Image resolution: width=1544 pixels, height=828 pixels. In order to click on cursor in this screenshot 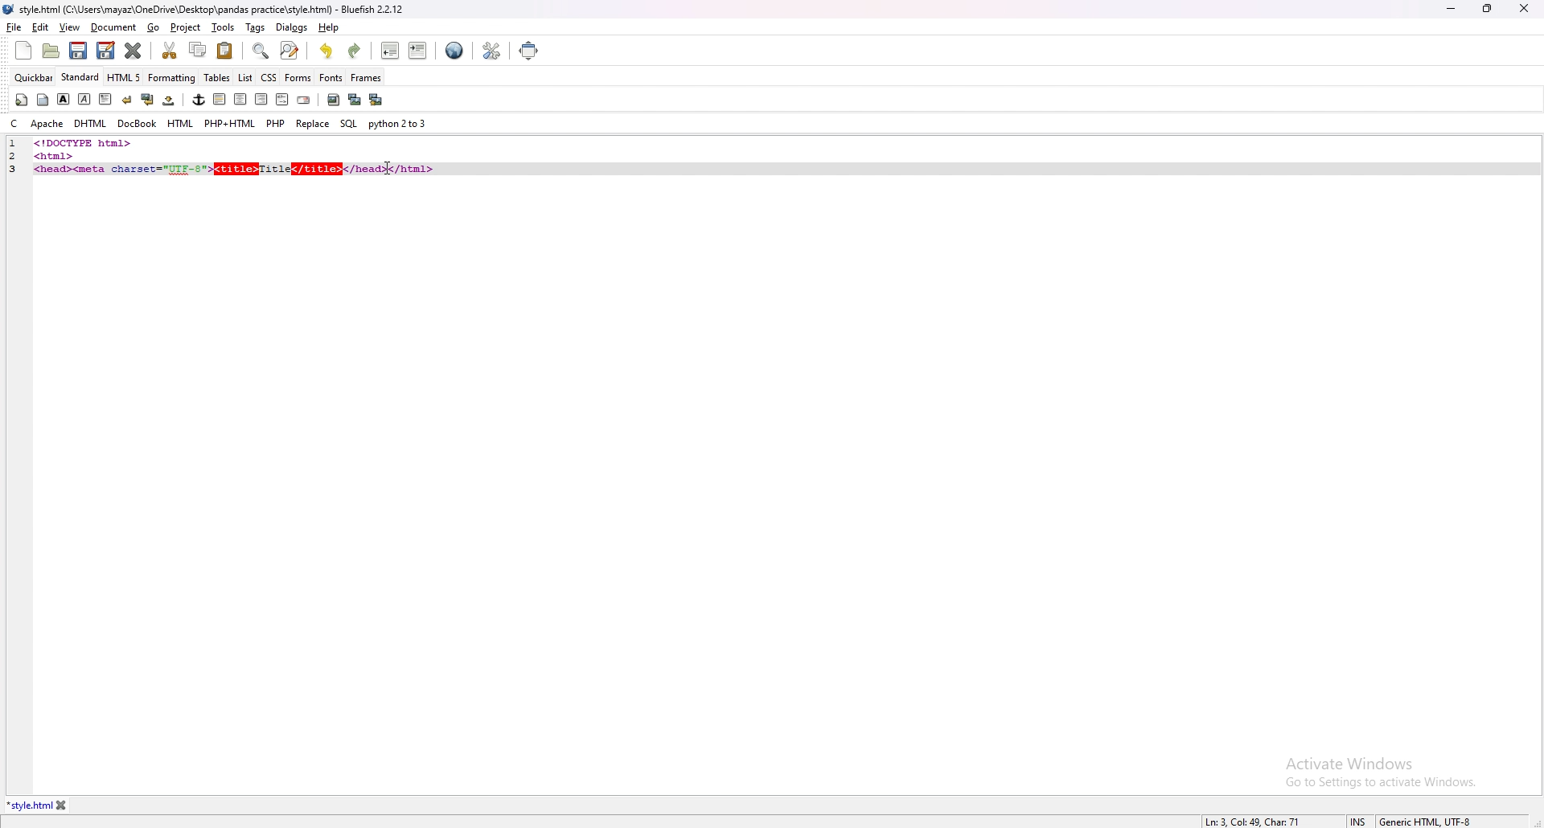, I will do `click(385, 169)`.